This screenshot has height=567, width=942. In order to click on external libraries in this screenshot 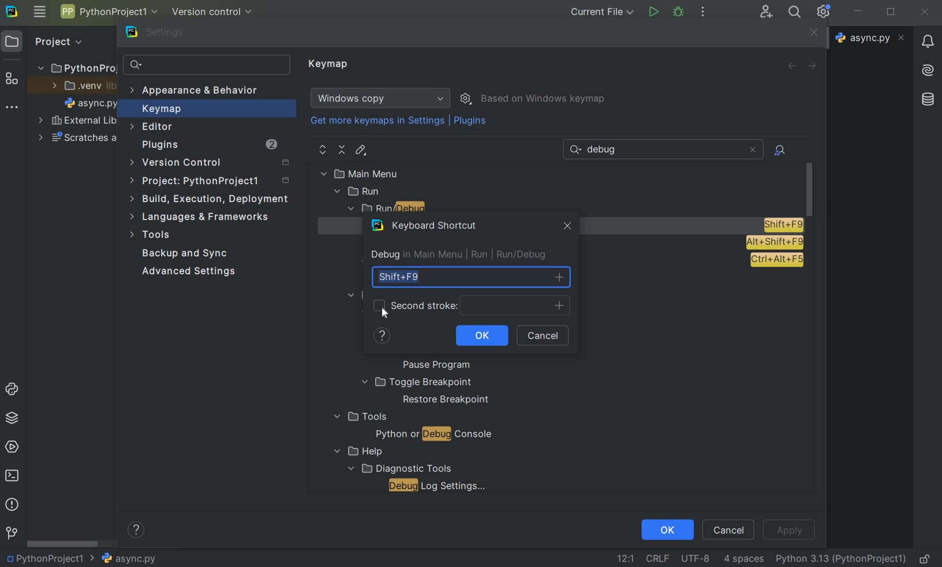, I will do `click(77, 122)`.